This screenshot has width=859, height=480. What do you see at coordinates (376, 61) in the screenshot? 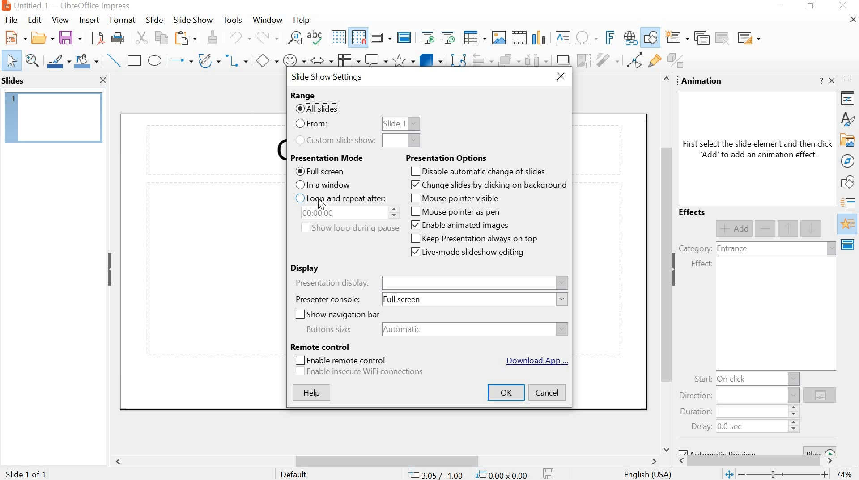
I see `callout shapes` at bounding box center [376, 61].